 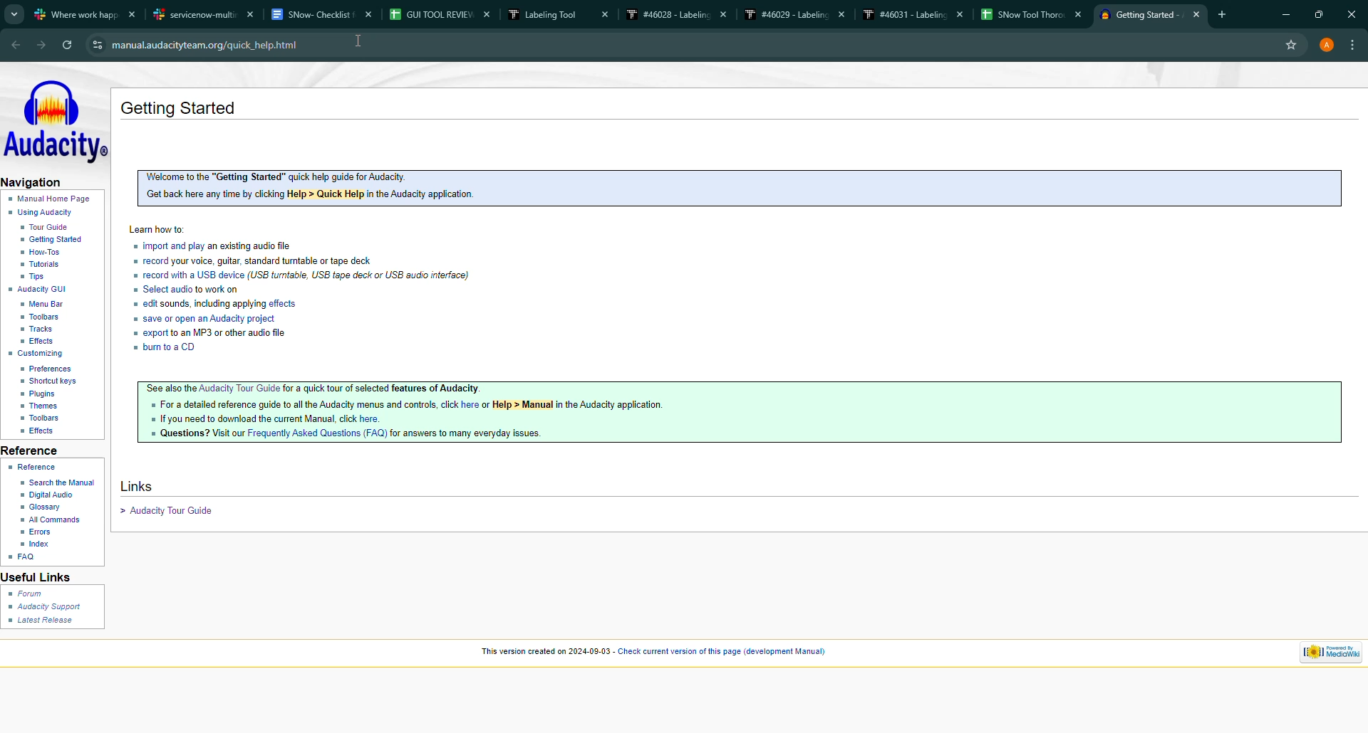 What do you see at coordinates (164, 348) in the screenshot?
I see `burn to a CD` at bounding box center [164, 348].